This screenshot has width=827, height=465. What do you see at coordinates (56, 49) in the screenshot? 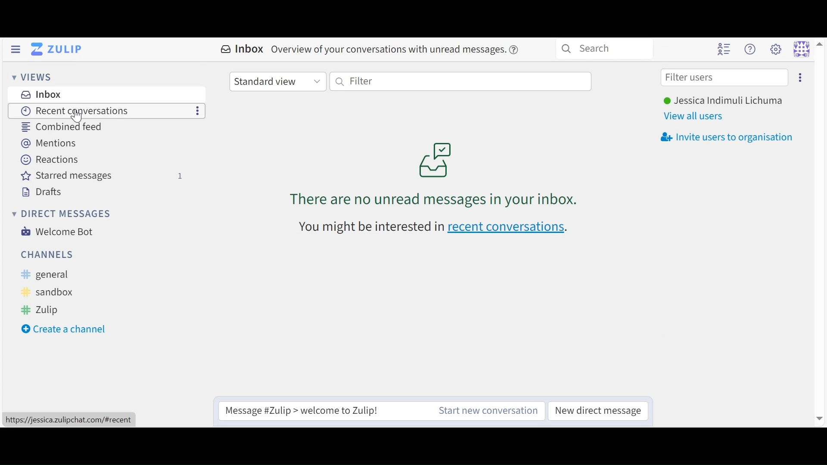
I see `Go to Home (Imbox)` at bounding box center [56, 49].